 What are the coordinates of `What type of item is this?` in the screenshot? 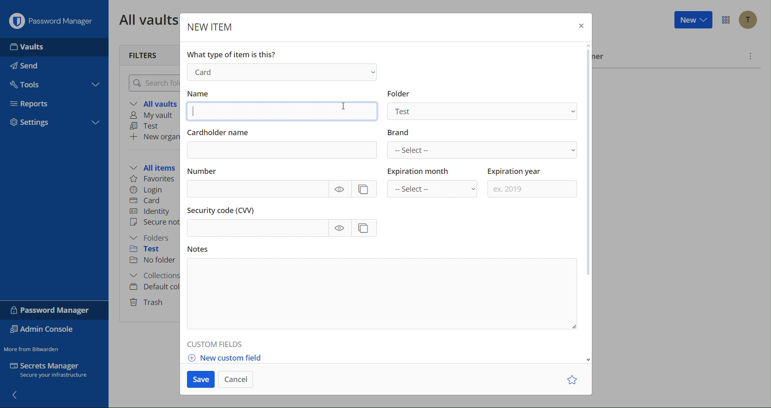 It's located at (237, 52).